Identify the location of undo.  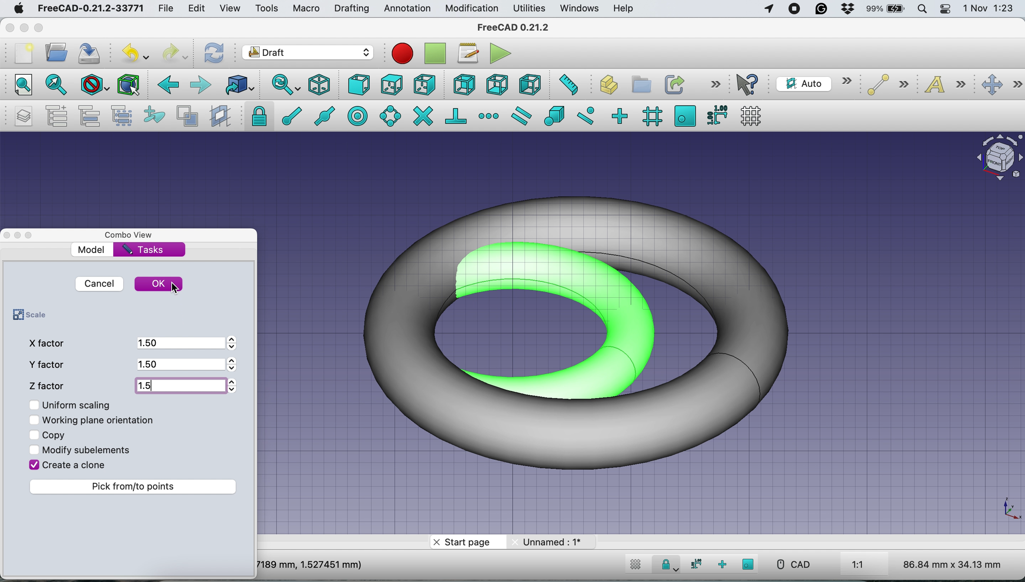
(135, 51).